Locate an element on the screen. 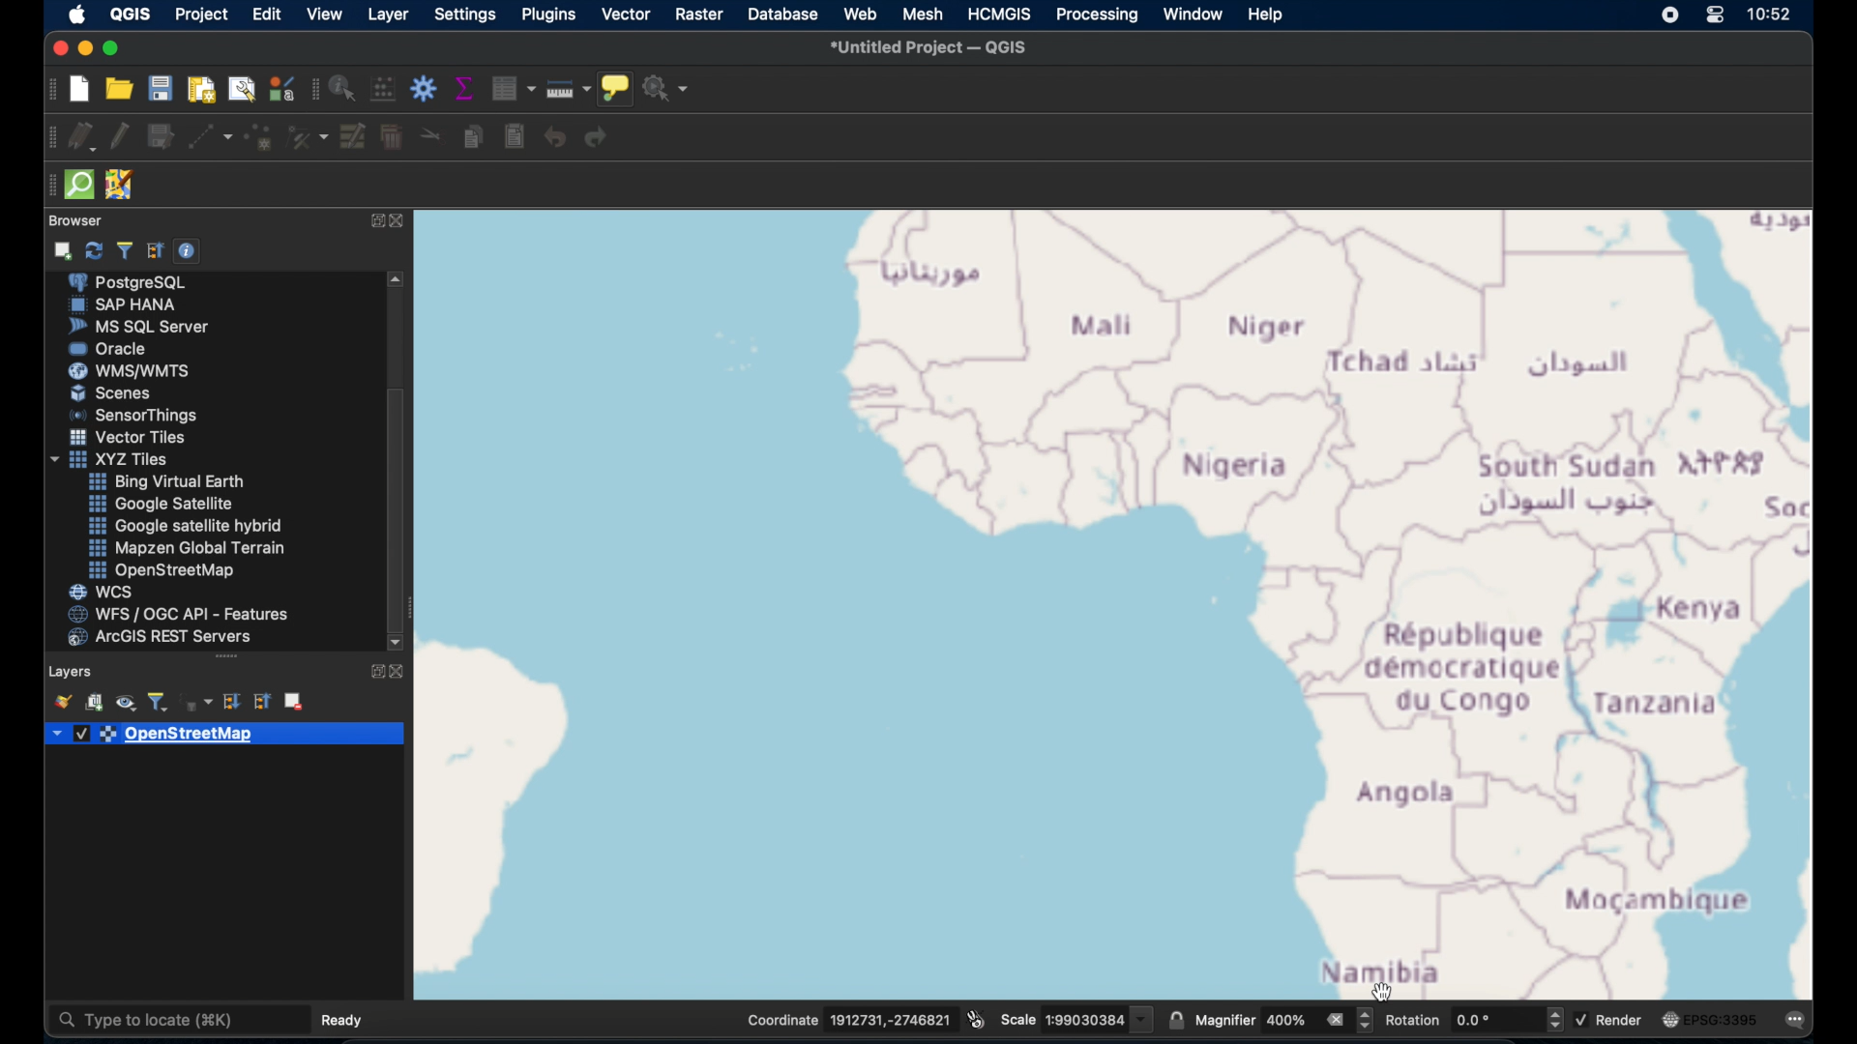 Image resolution: width=1857 pixels, height=1044 pixels. layers is located at coordinates (73, 669).